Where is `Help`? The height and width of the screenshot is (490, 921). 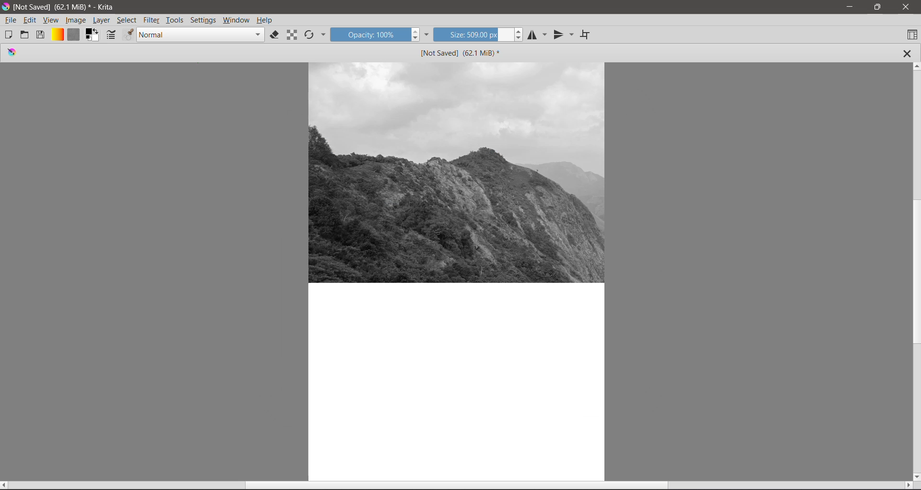 Help is located at coordinates (264, 20).